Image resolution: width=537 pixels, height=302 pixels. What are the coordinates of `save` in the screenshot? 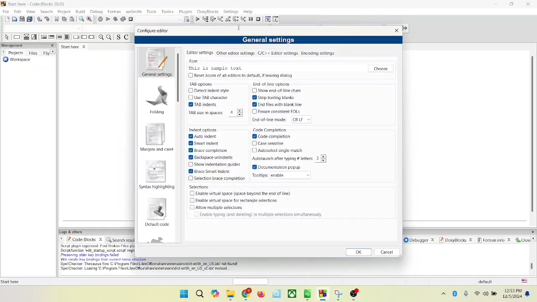 It's located at (21, 19).